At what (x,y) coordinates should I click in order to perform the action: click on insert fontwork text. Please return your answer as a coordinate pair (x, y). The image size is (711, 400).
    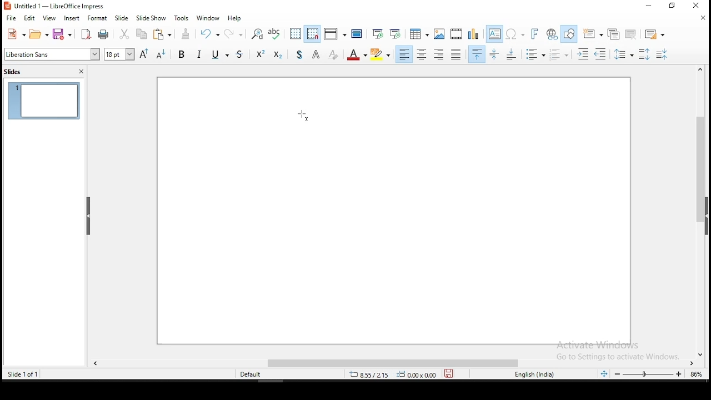
    Looking at the image, I should click on (534, 34).